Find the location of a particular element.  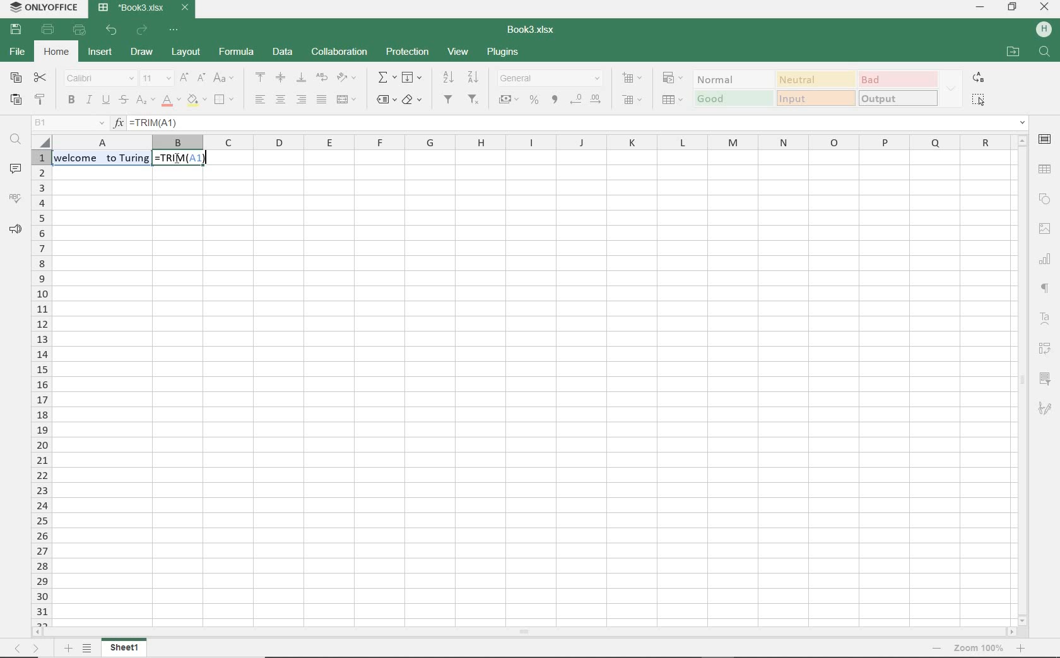

clear is located at coordinates (414, 101).